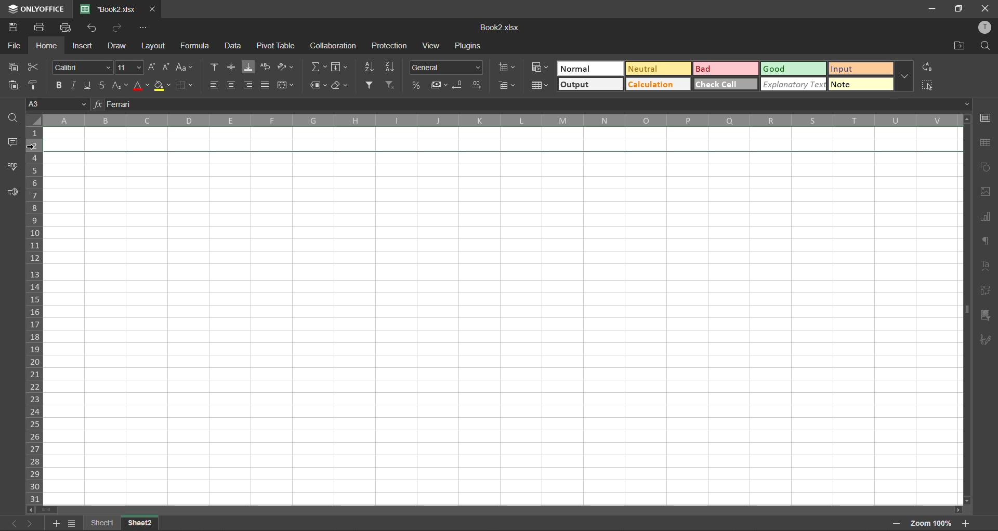 The height and width of the screenshot is (531, 998). Describe the element at coordinates (926, 68) in the screenshot. I see `replace` at that location.